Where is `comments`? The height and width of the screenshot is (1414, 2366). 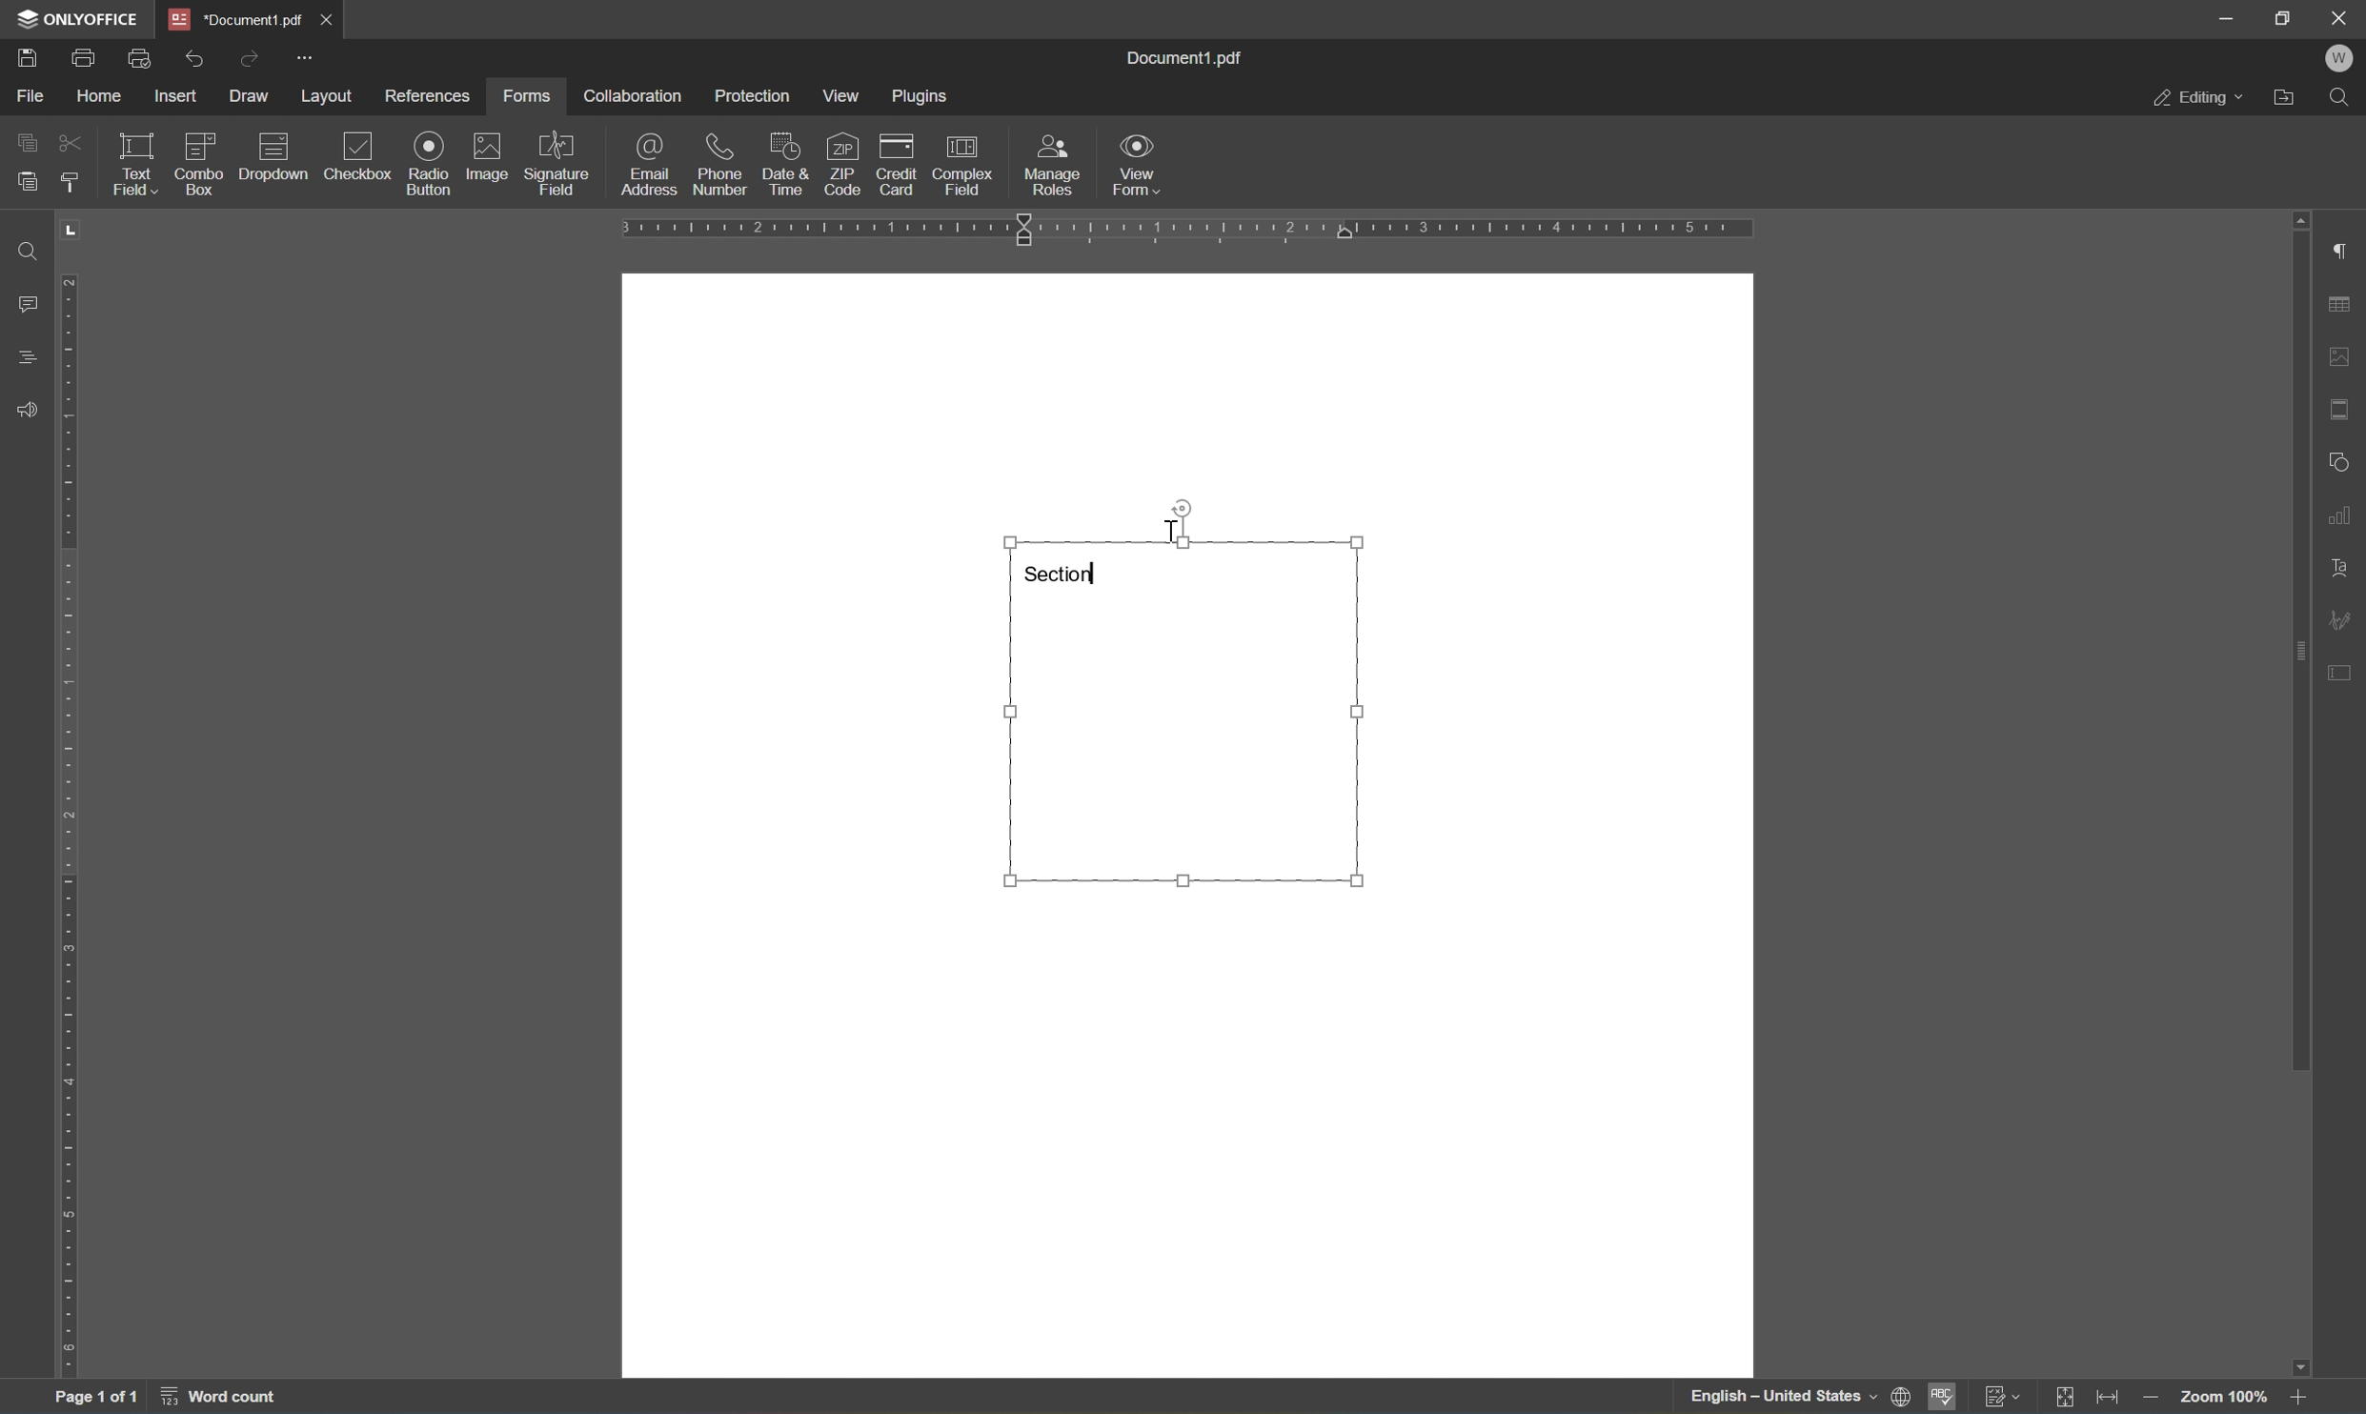
comments is located at coordinates (26, 302).